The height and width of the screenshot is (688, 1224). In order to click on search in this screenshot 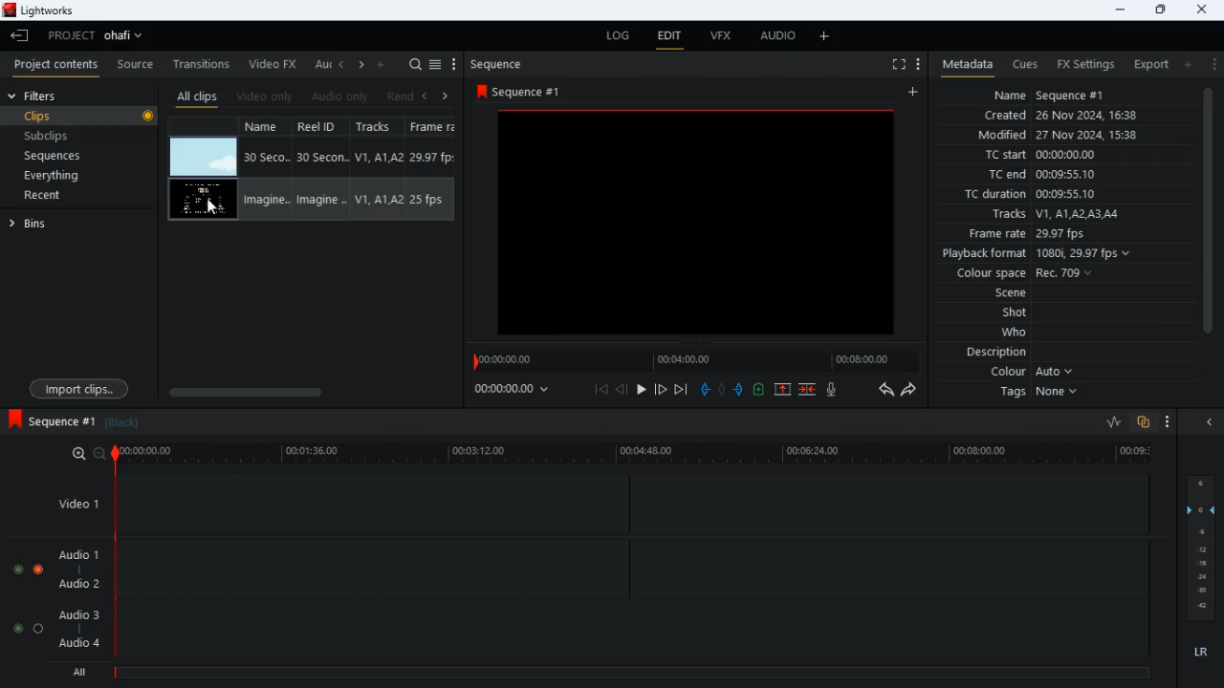, I will do `click(416, 62)`.